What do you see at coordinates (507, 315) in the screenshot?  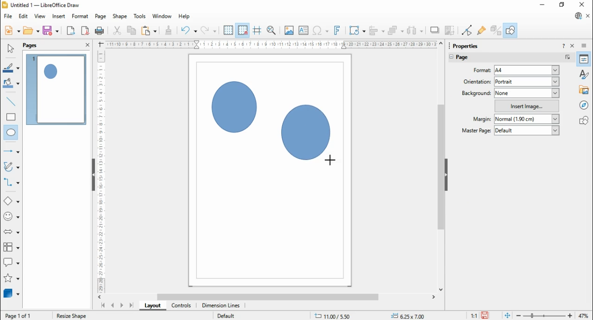 I see `fir page to current window` at bounding box center [507, 315].